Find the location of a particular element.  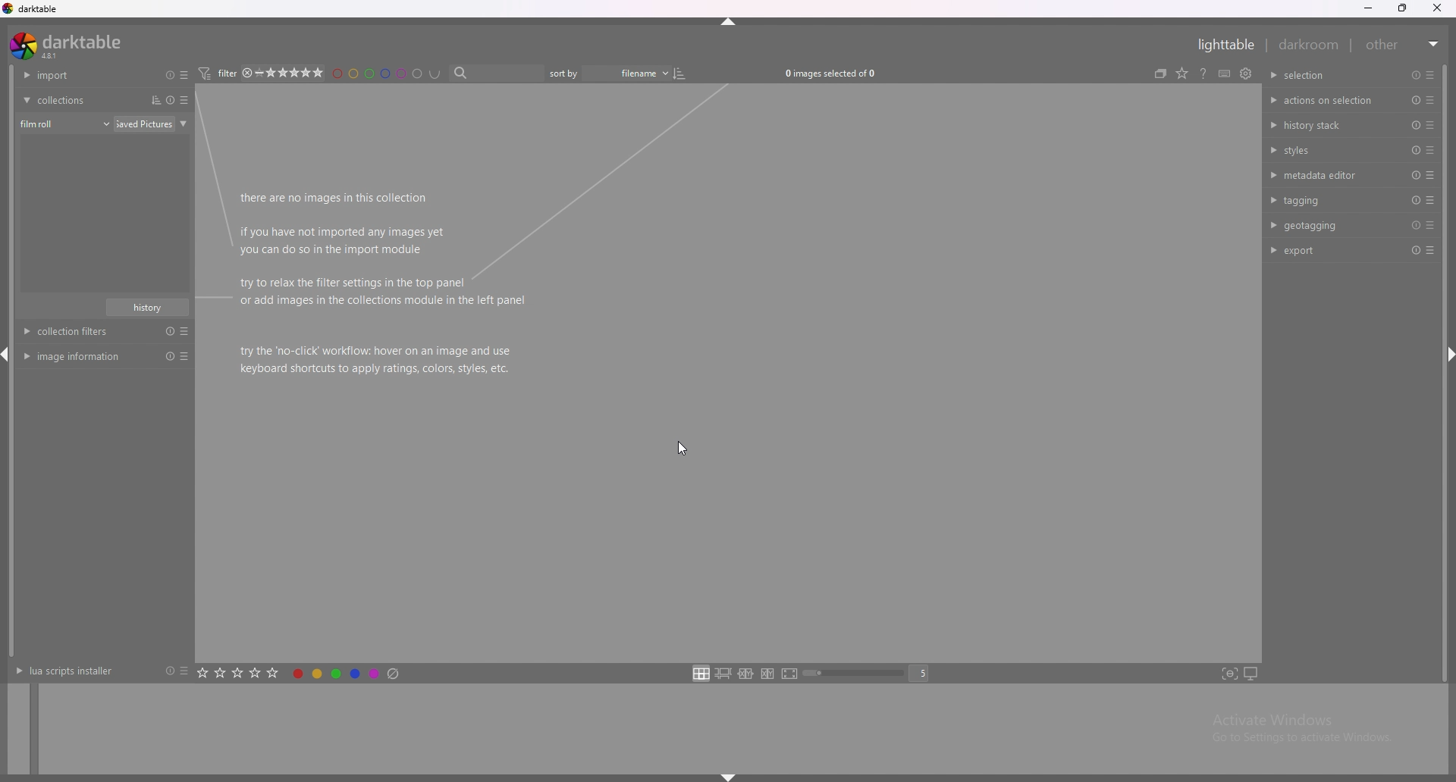

folder name is located at coordinates (154, 124).